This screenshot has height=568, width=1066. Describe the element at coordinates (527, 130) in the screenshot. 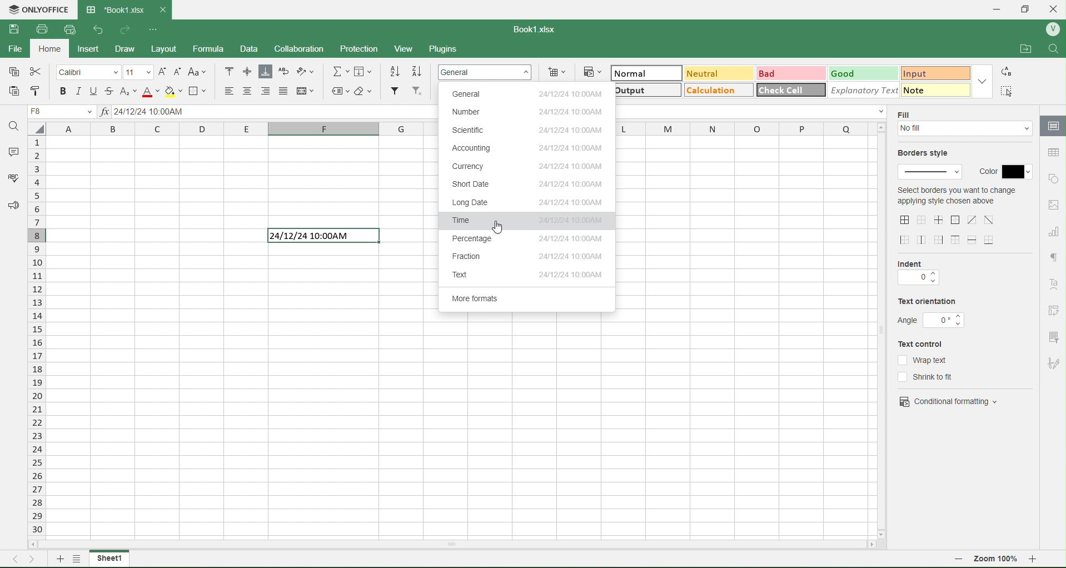

I see `Scientific` at that location.